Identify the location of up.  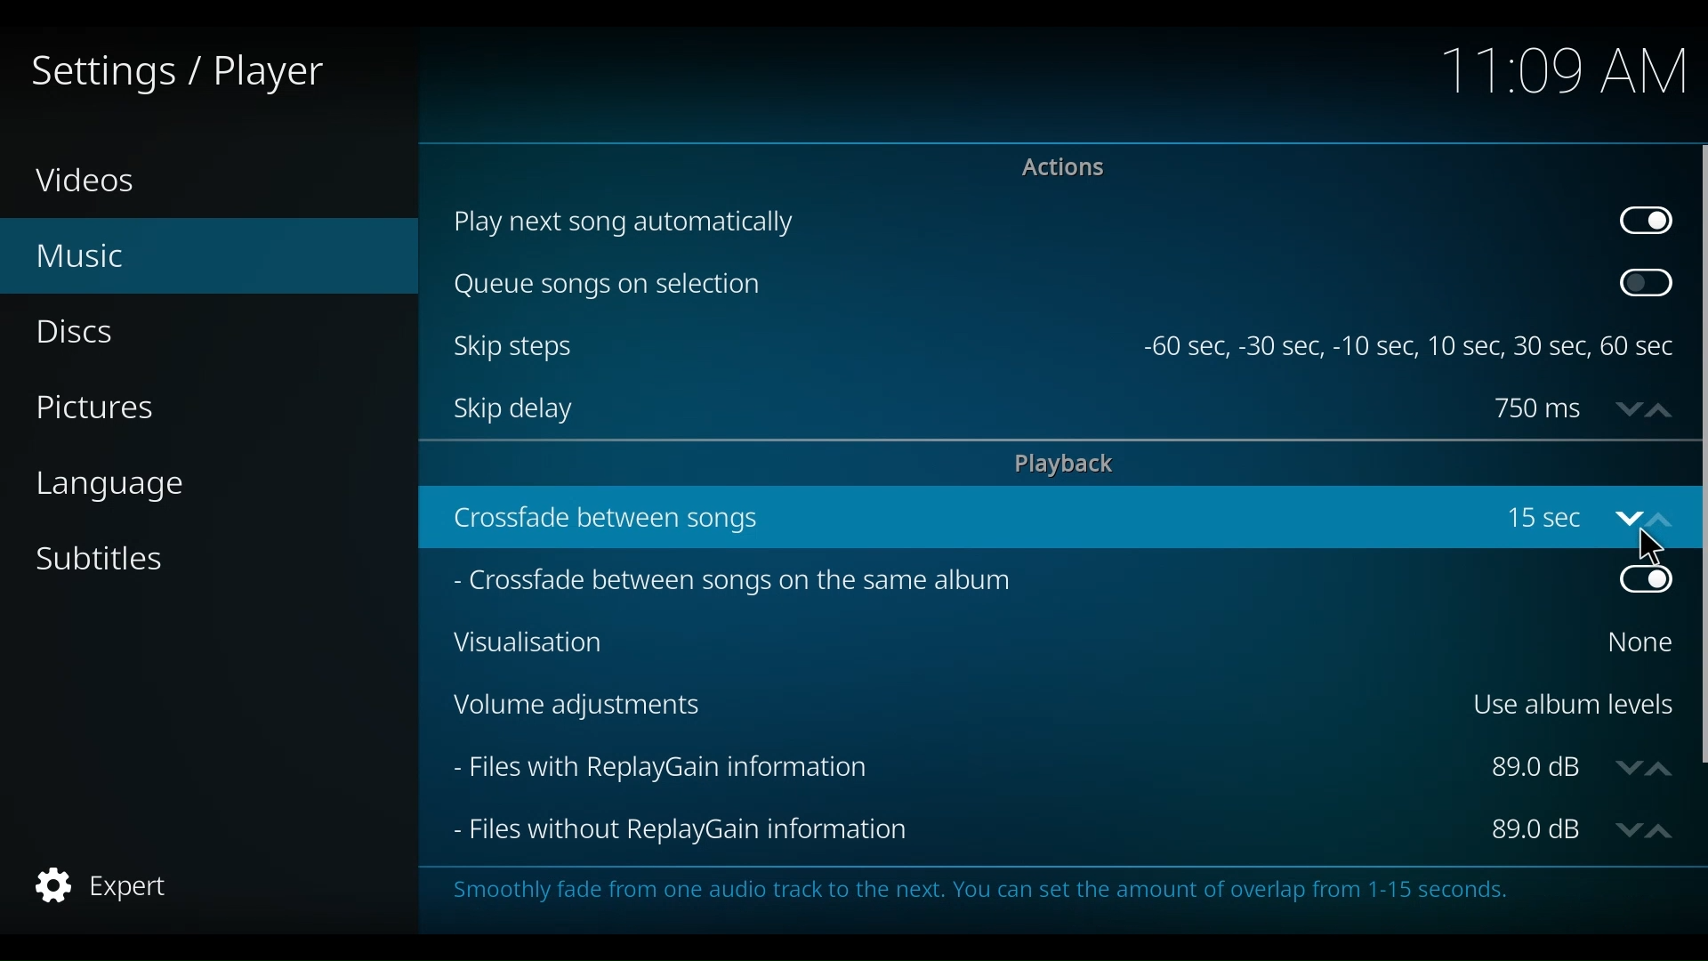
(1662, 765).